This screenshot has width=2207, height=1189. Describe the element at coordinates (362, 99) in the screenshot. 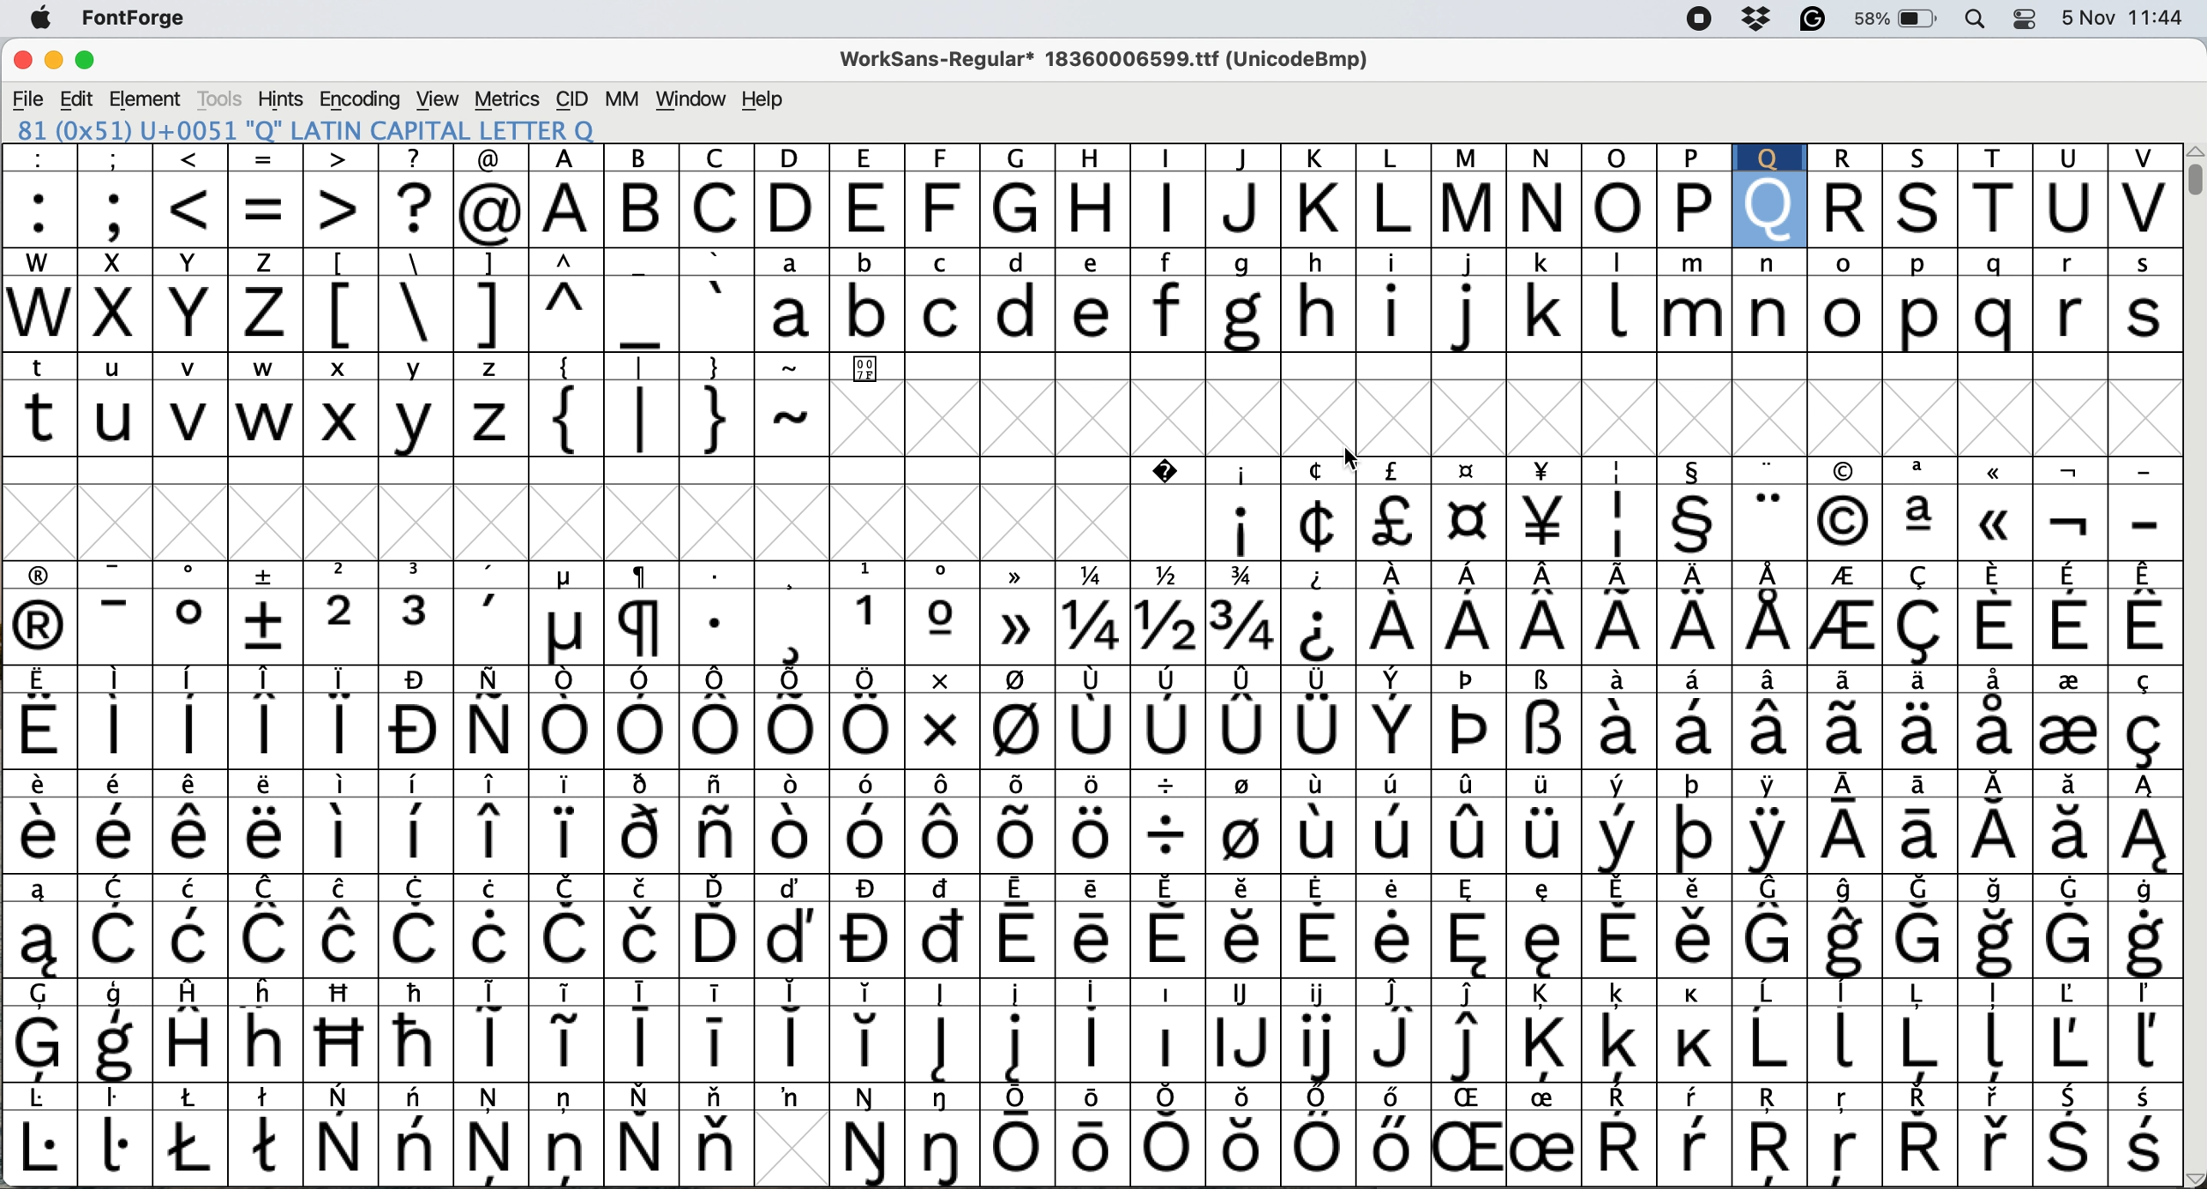

I see `encoding` at that location.